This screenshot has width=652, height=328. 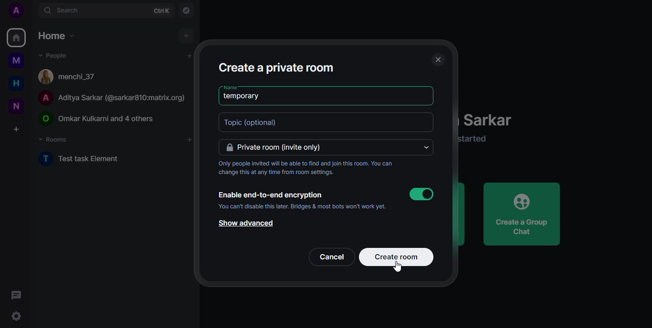 What do you see at coordinates (304, 207) in the screenshot?
I see `You can't disable this later. Bridges & most bots won't work yet.` at bounding box center [304, 207].